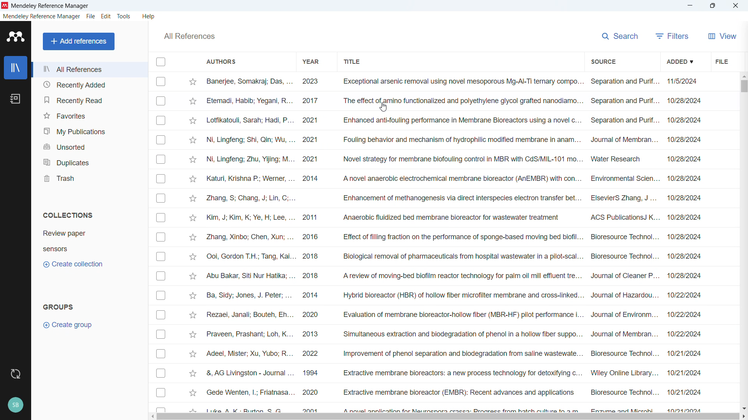 Image resolution: width=748 pixels, height=420 pixels. What do you see at coordinates (190, 36) in the screenshot?
I see `all references` at bounding box center [190, 36].